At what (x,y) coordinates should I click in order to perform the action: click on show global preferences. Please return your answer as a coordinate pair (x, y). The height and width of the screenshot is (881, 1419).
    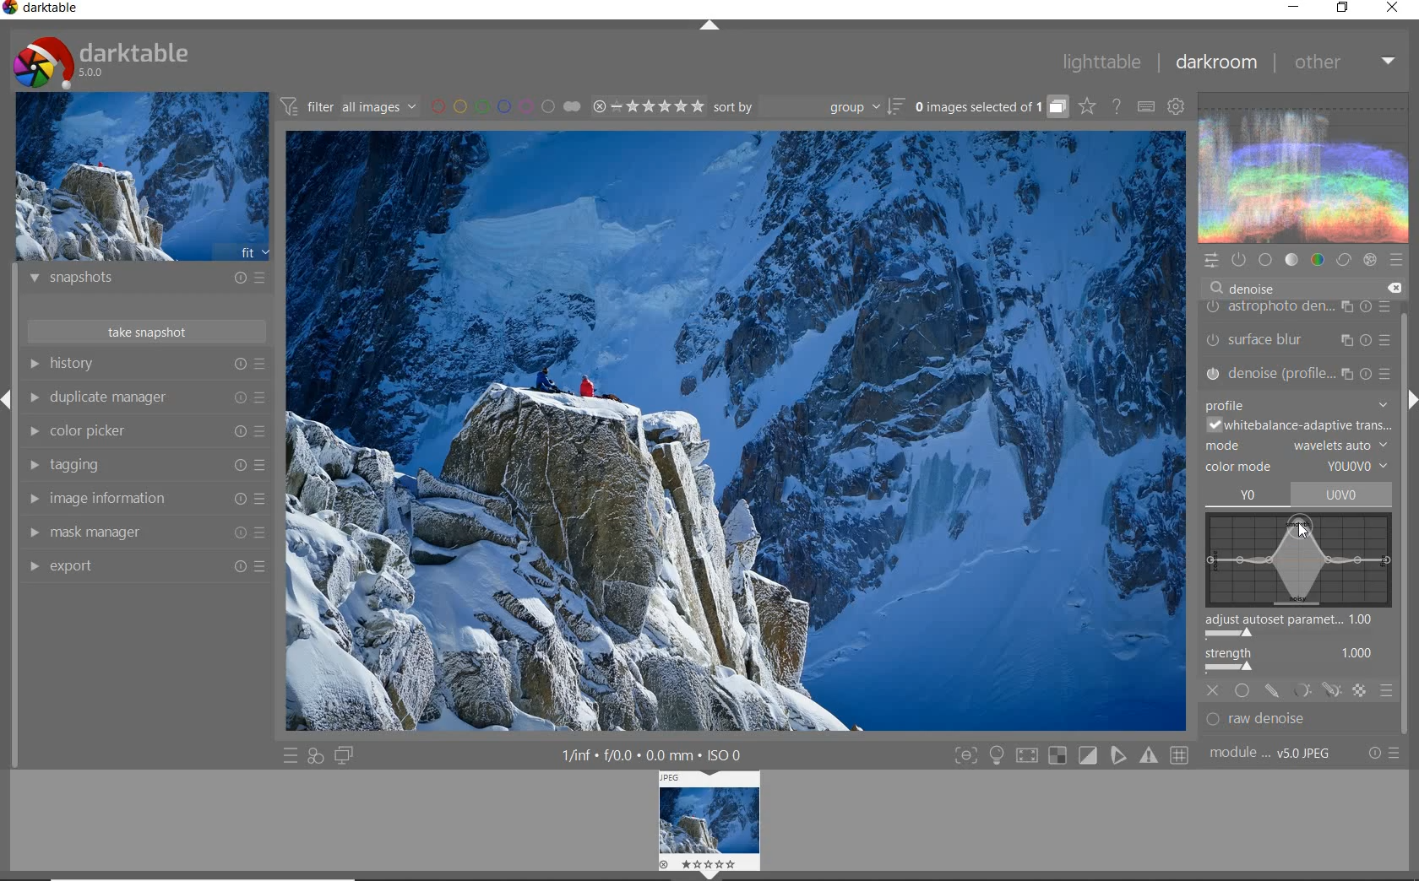
    Looking at the image, I should click on (1177, 105).